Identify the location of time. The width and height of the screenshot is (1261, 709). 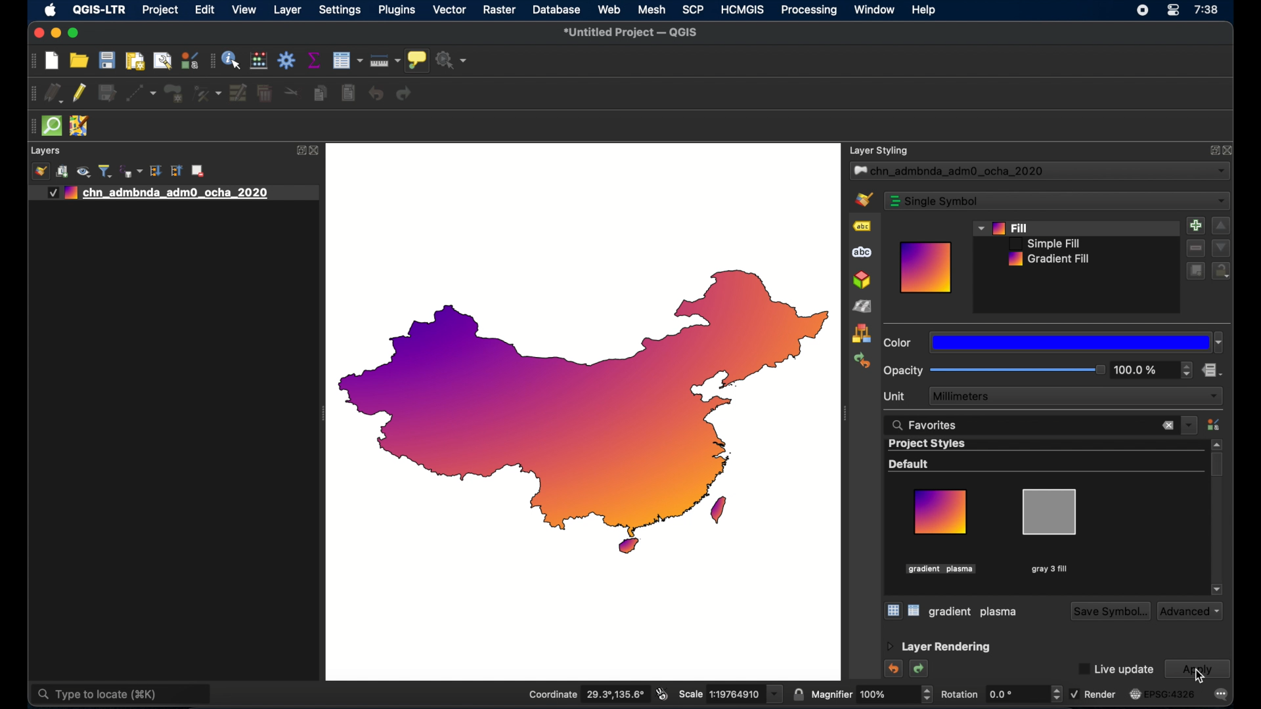
(1207, 10).